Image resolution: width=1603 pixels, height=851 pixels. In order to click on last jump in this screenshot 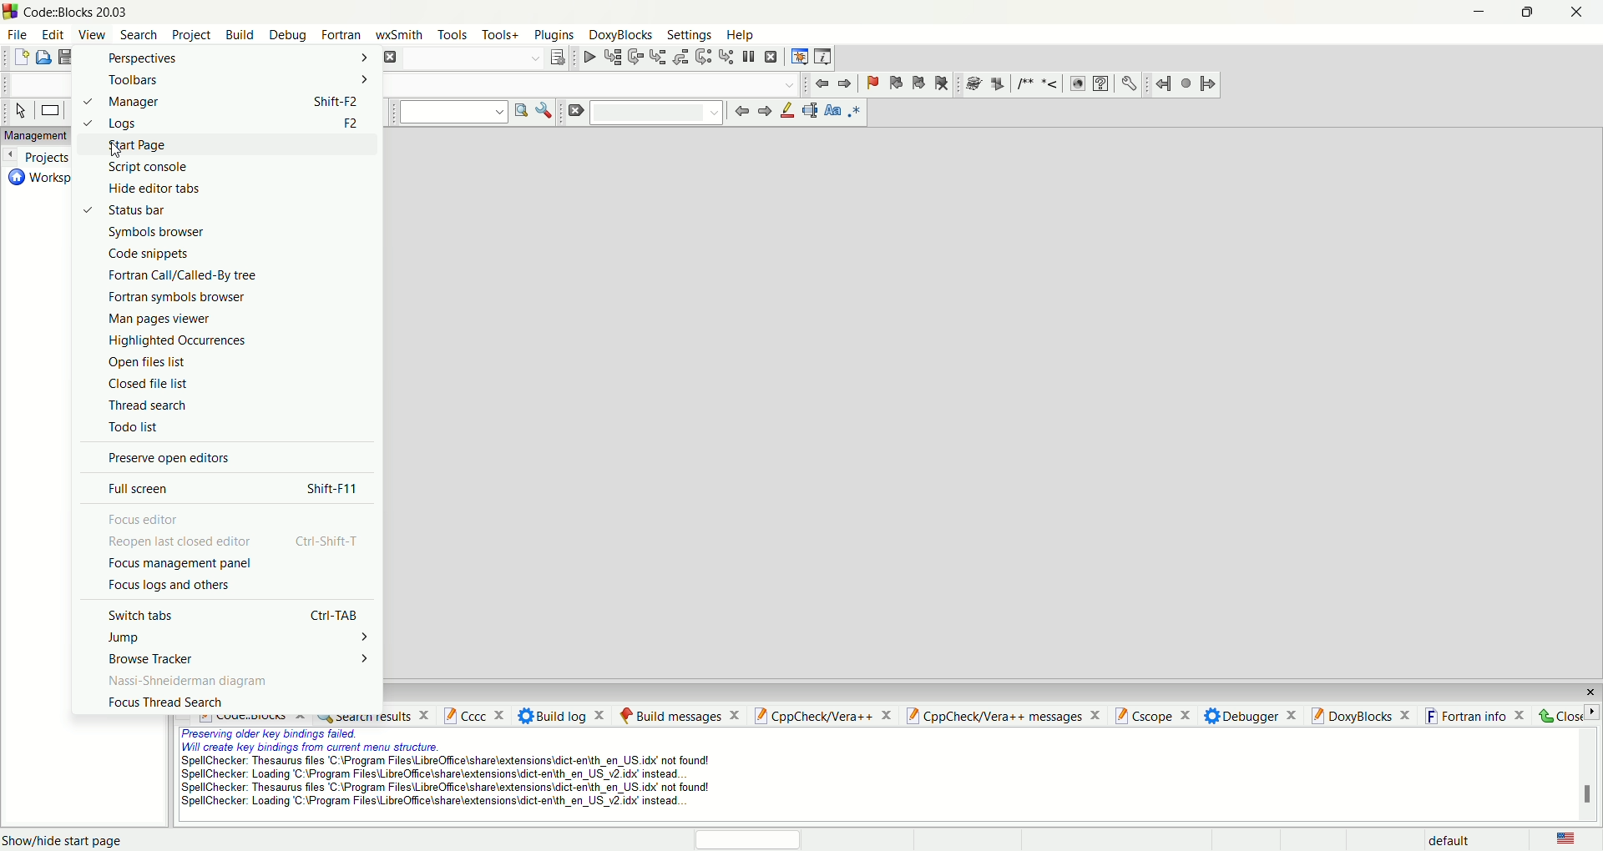, I will do `click(1186, 83)`.